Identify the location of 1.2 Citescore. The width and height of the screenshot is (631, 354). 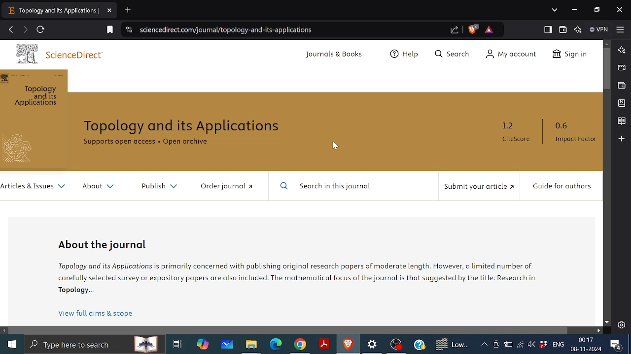
(519, 134).